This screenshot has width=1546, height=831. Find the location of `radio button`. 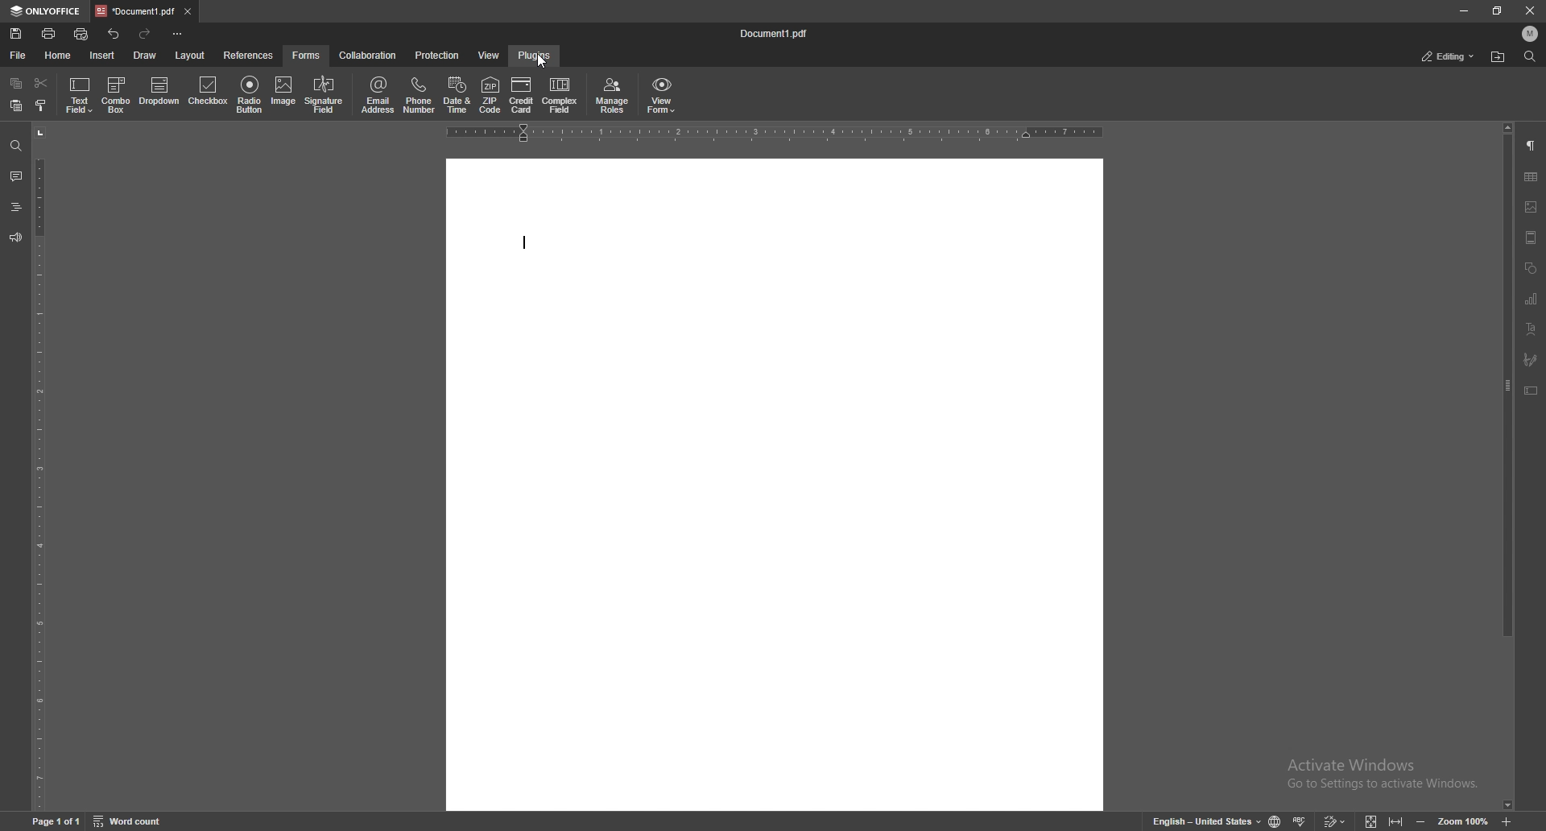

radio button is located at coordinates (251, 96).